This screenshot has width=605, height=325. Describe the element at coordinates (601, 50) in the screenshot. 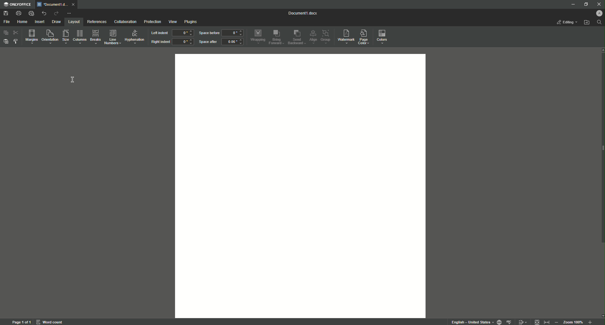

I see `Up` at that location.